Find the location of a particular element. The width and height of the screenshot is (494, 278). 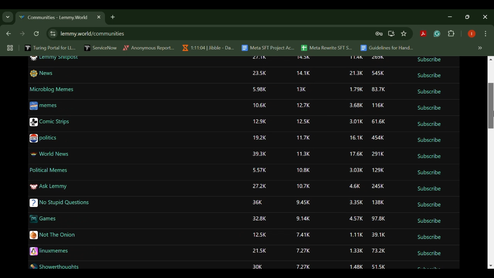

61.6K is located at coordinates (379, 121).